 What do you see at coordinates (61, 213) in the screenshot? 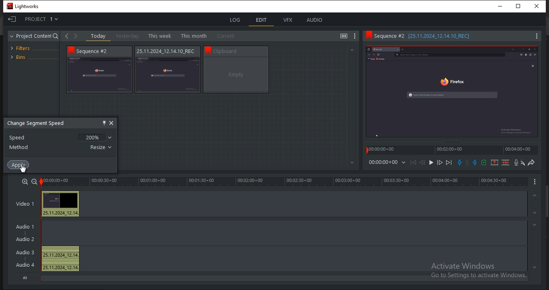
I see `25.11.2024_12.14` at bounding box center [61, 213].